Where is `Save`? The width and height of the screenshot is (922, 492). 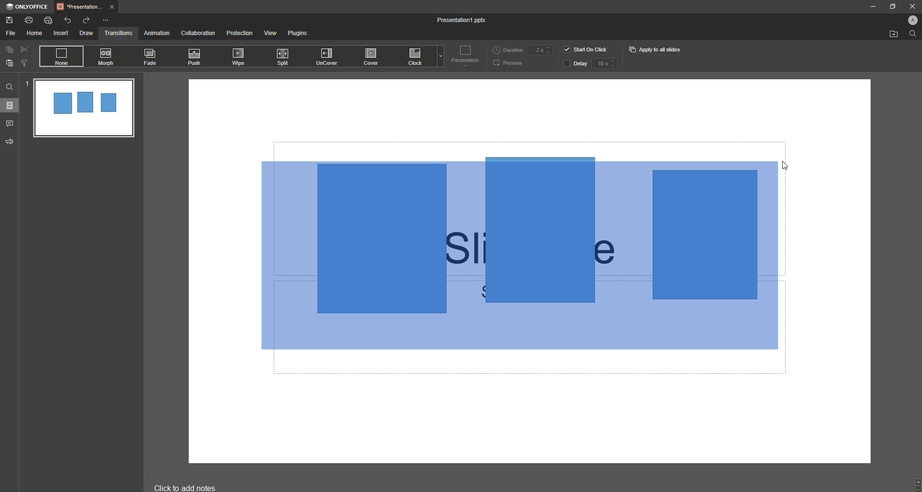 Save is located at coordinates (10, 20).